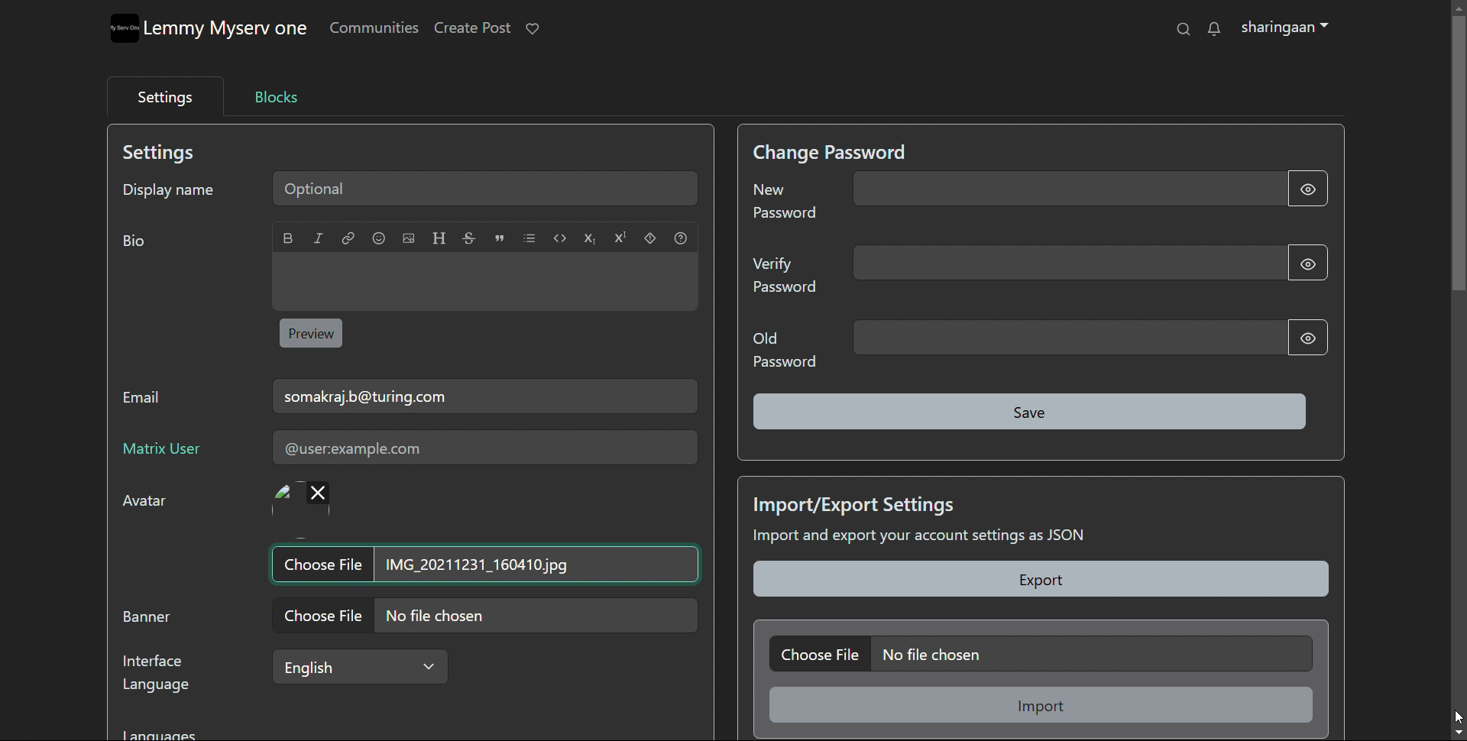  What do you see at coordinates (1067, 189) in the screenshot?
I see `new password` at bounding box center [1067, 189].